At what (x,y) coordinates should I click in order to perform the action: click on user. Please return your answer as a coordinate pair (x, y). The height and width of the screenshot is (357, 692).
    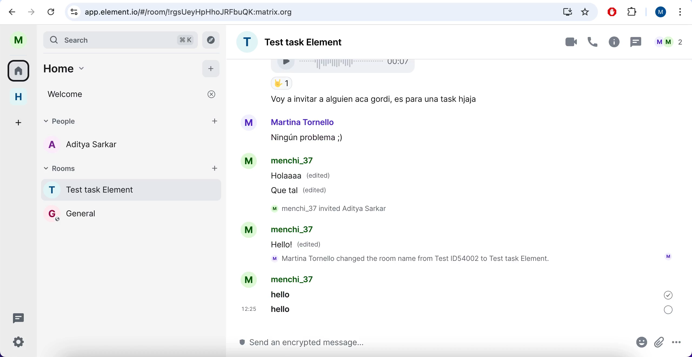
    Looking at the image, I should click on (21, 40).